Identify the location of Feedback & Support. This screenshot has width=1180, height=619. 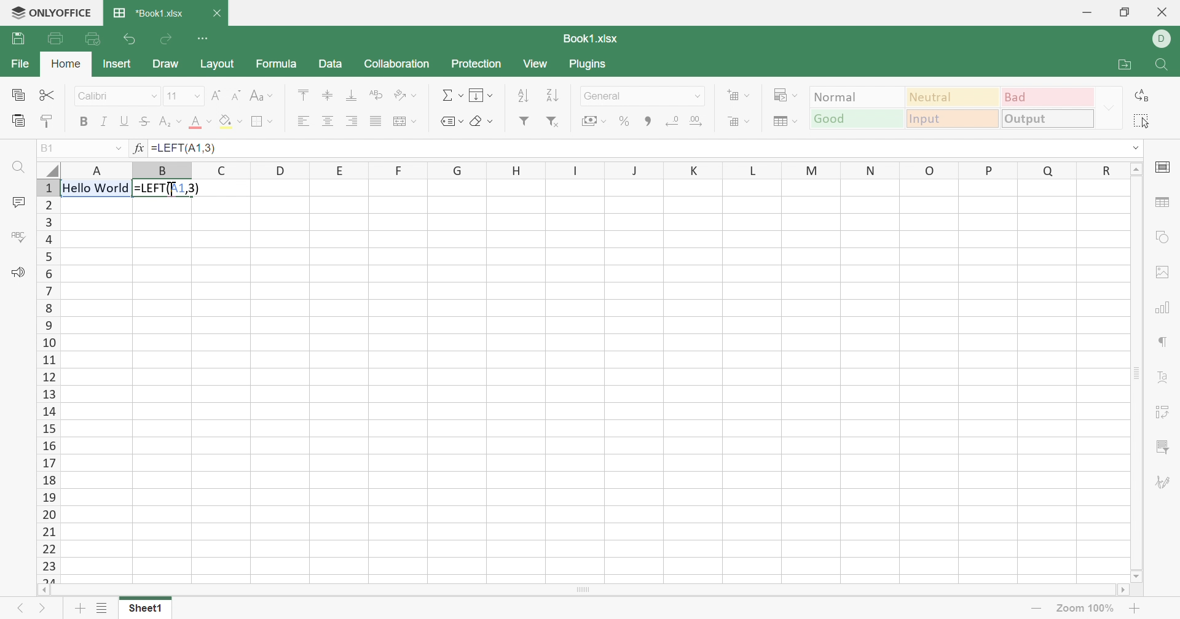
(19, 273).